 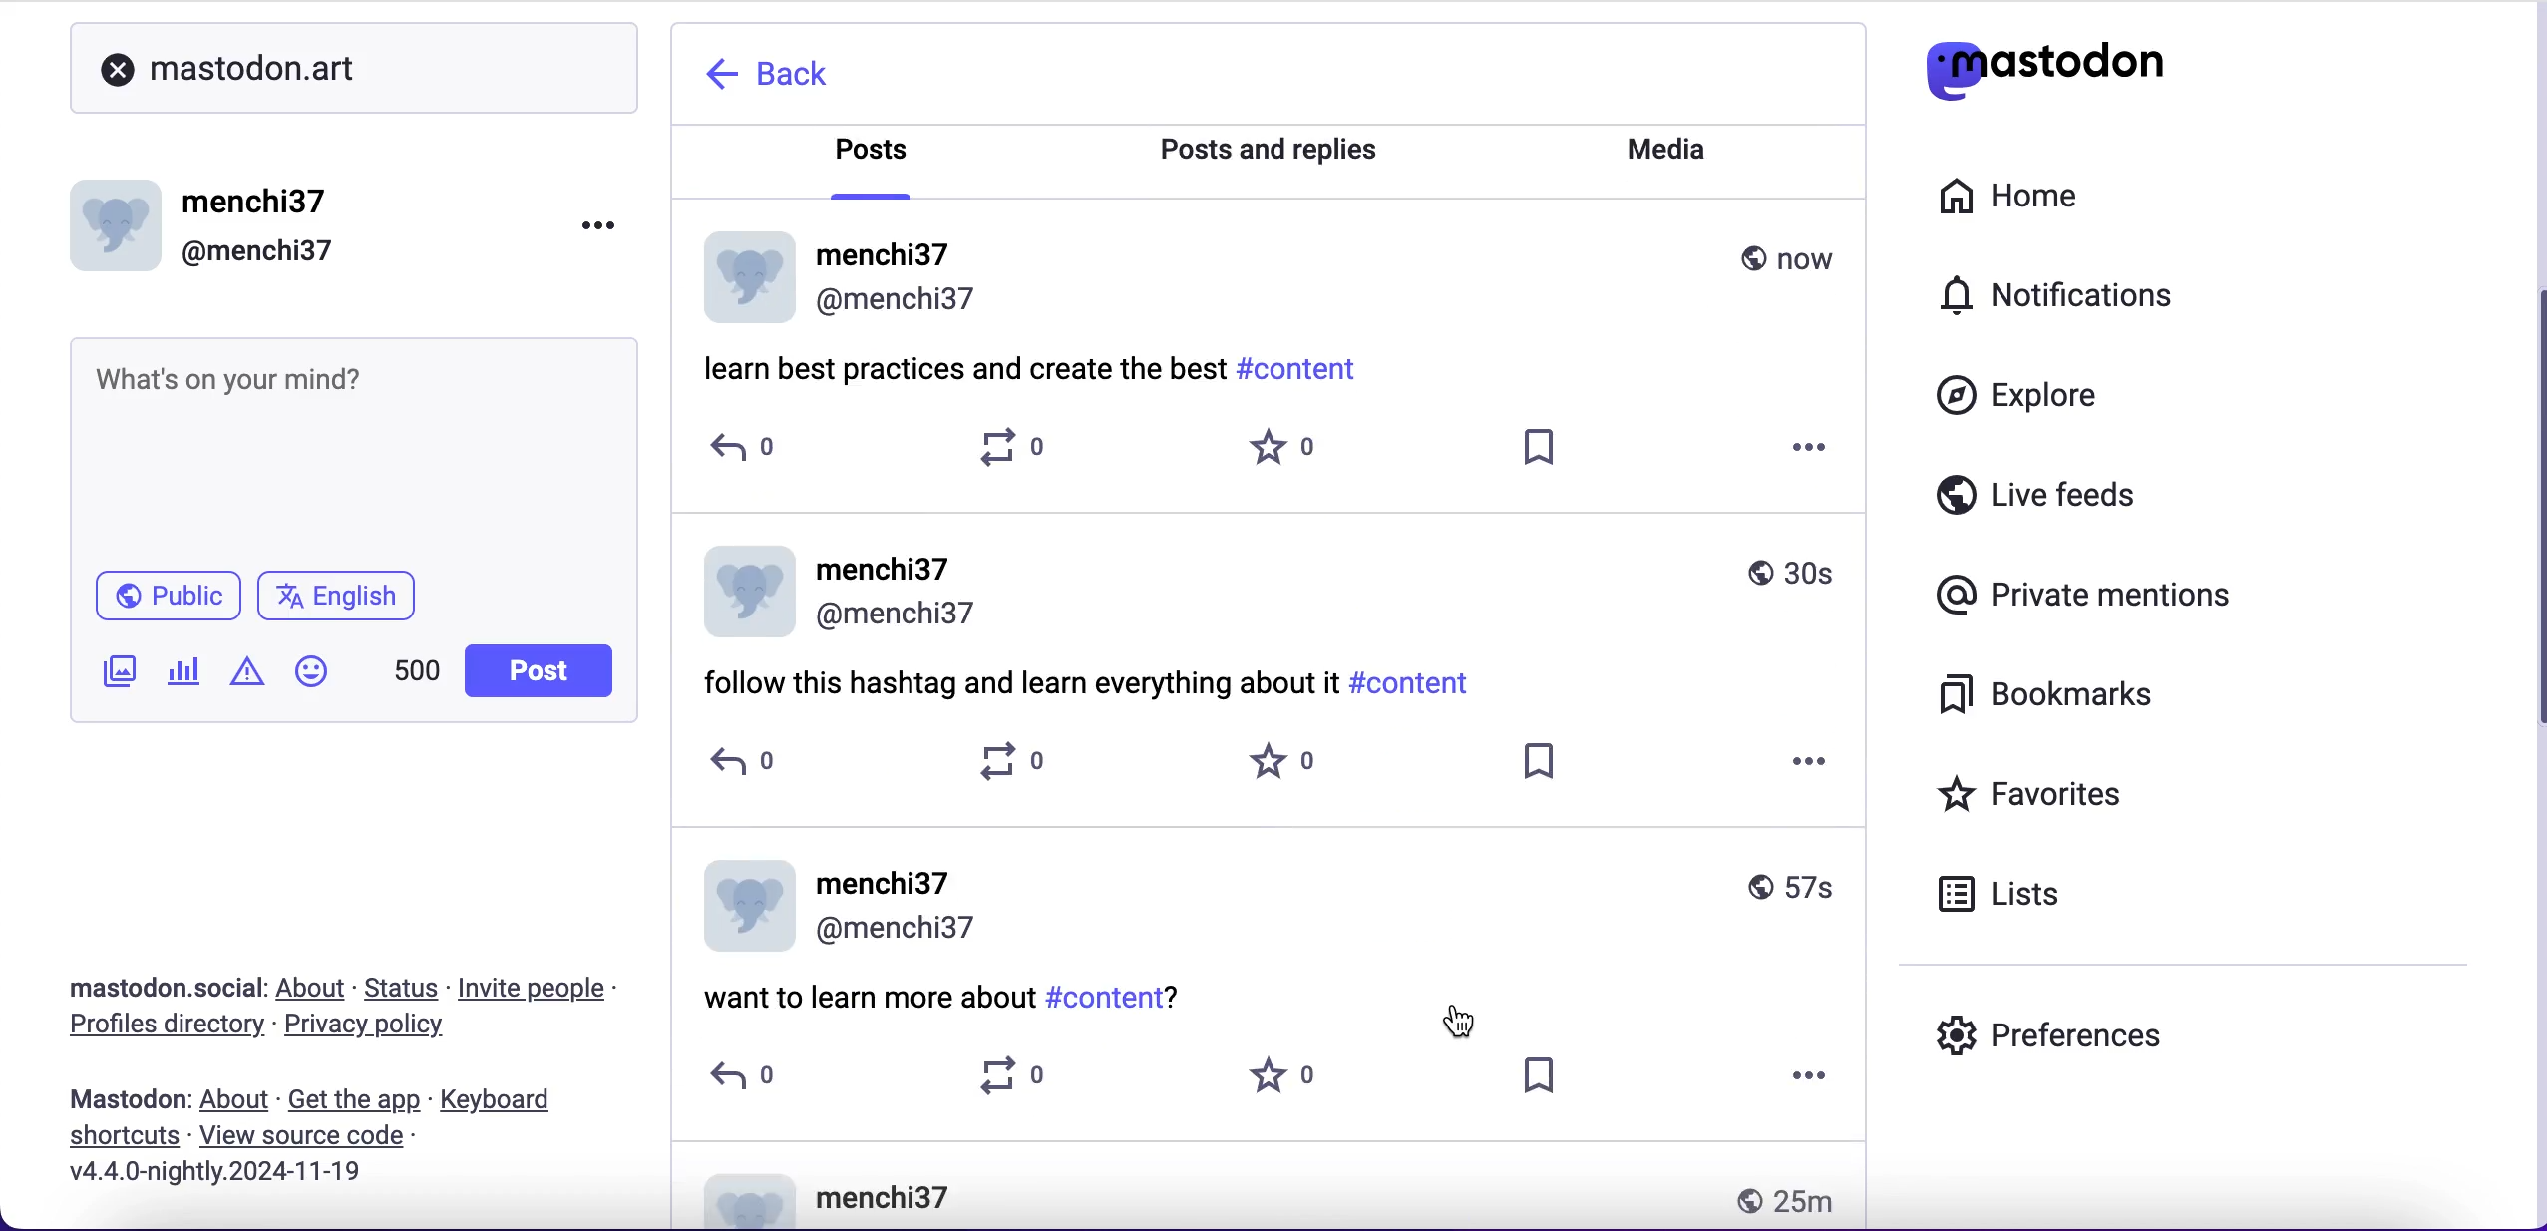 What do you see at coordinates (237, 1101) in the screenshot?
I see `about` at bounding box center [237, 1101].